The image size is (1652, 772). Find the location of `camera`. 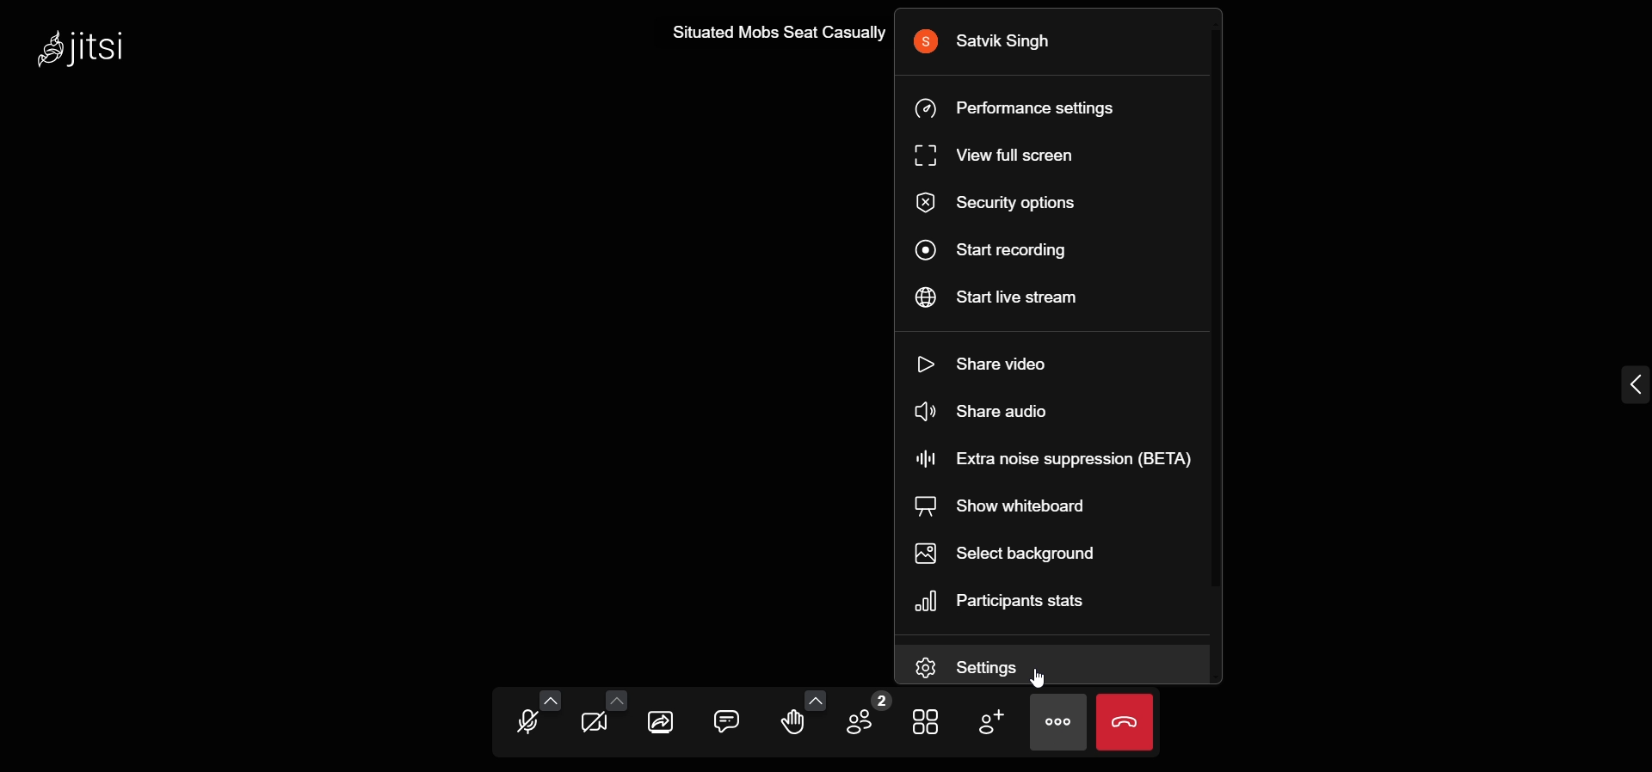

camera is located at coordinates (595, 724).